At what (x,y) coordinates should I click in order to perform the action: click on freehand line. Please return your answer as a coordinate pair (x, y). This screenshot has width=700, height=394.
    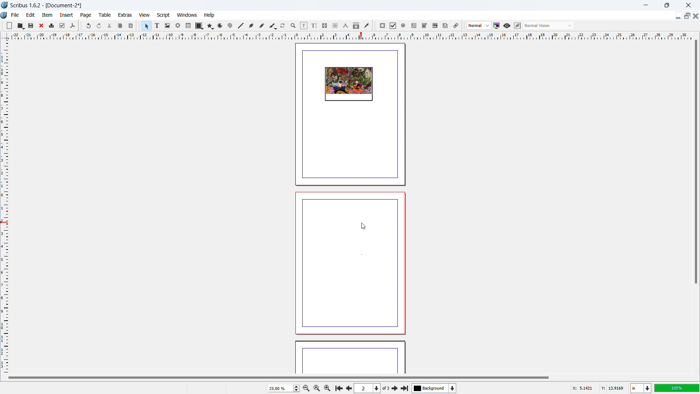
    Looking at the image, I should click on (262, 26).